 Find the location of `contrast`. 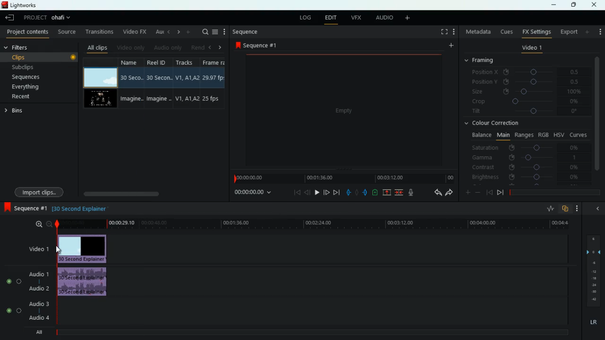

contrast is located at coordinates (525, 168).